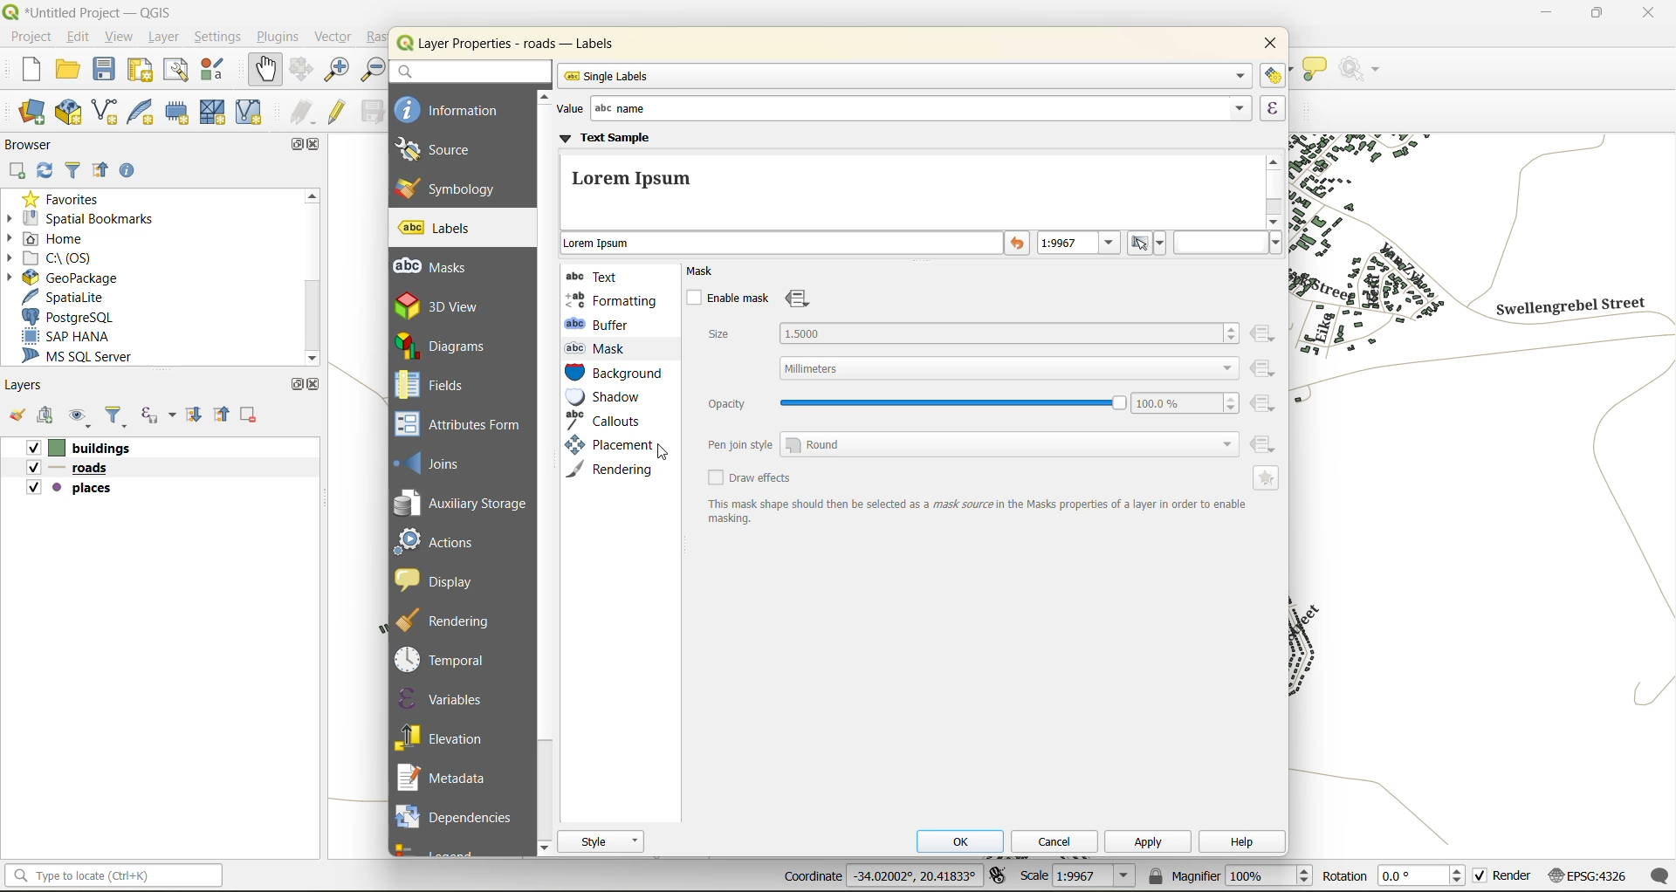 Image resolution: width=1676 pixels, height=892 pixels. I want to click on vertical scroll bar, so click(1277, 189).